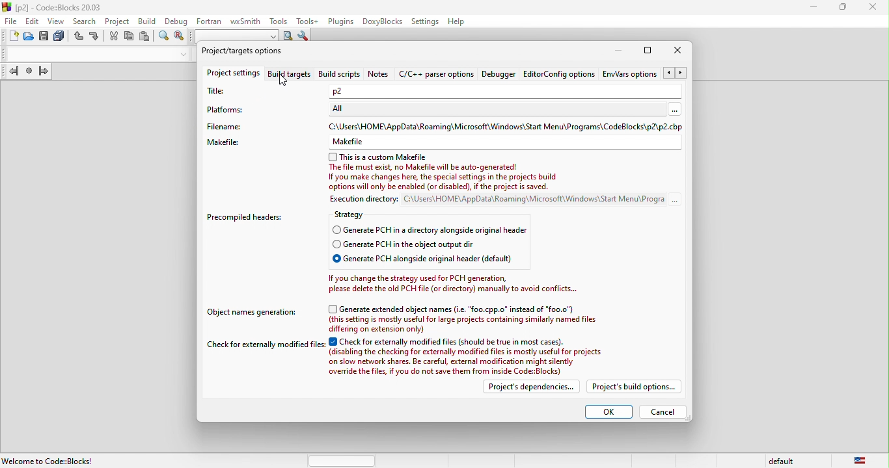 Image resolution: width=889 pixels, height=468 pixels. Describe the element at coordinates (58, 21) in the screenshot. I see `view` at that location.